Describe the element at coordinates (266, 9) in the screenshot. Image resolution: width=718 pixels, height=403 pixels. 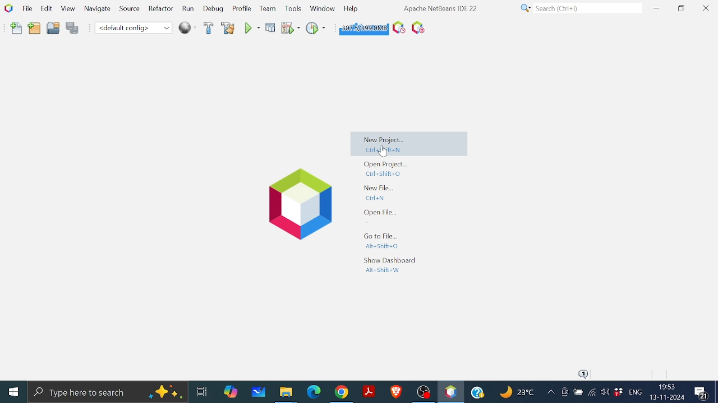
I see `Team` at that location.